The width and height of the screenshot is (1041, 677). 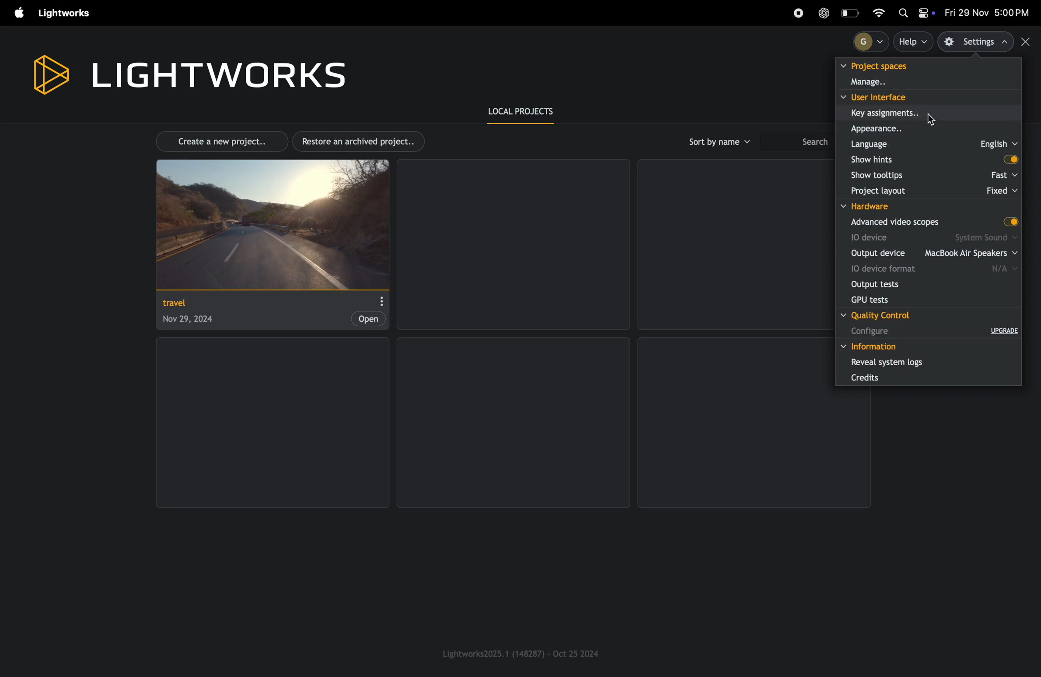 I want to click on project spaces, so click(x=914, y=66).